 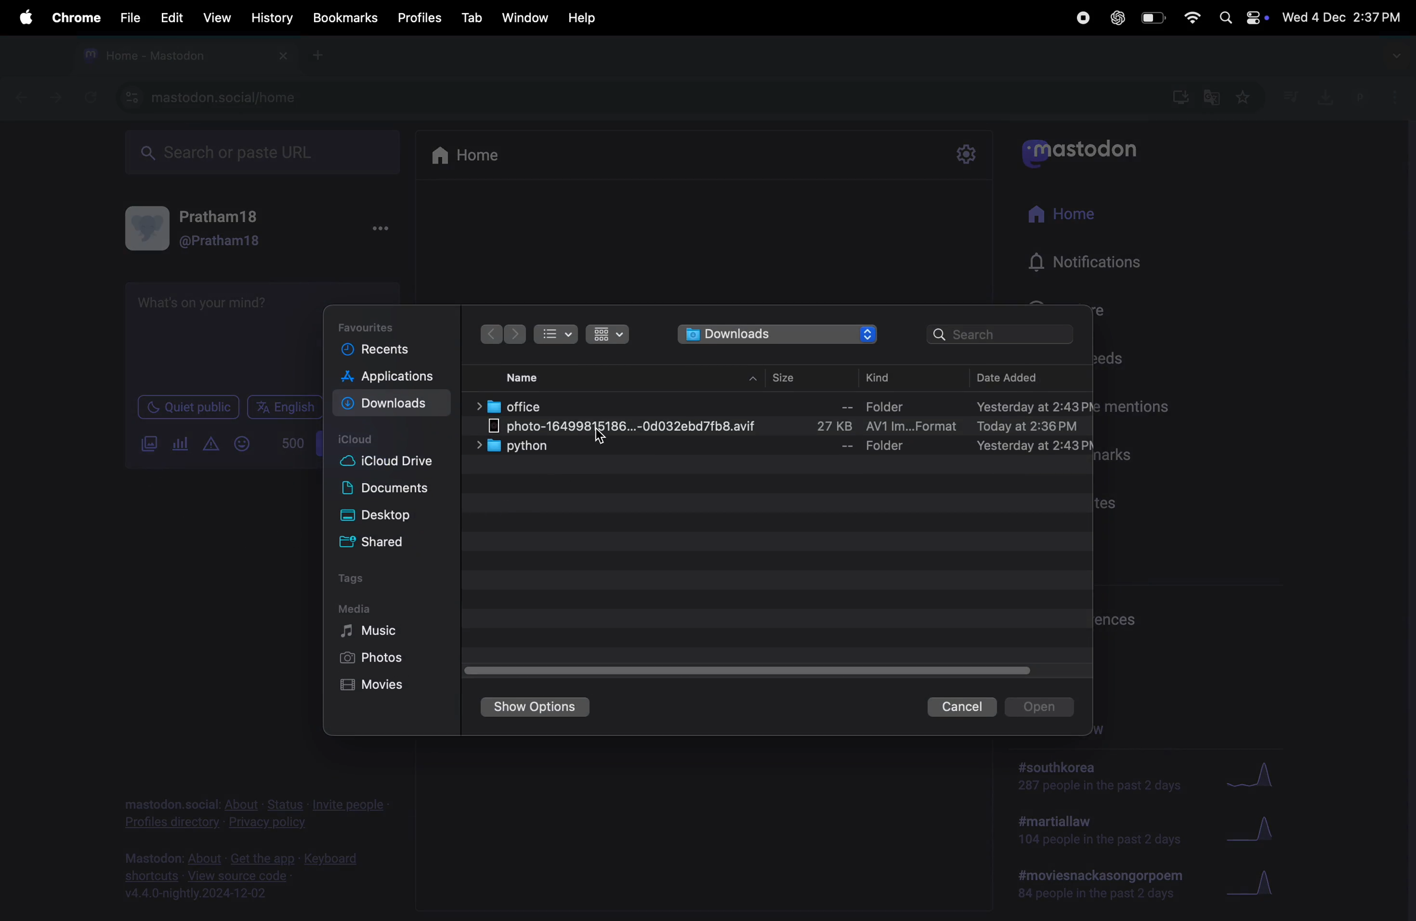 I want to click on tags, so click(x=358, y=581).